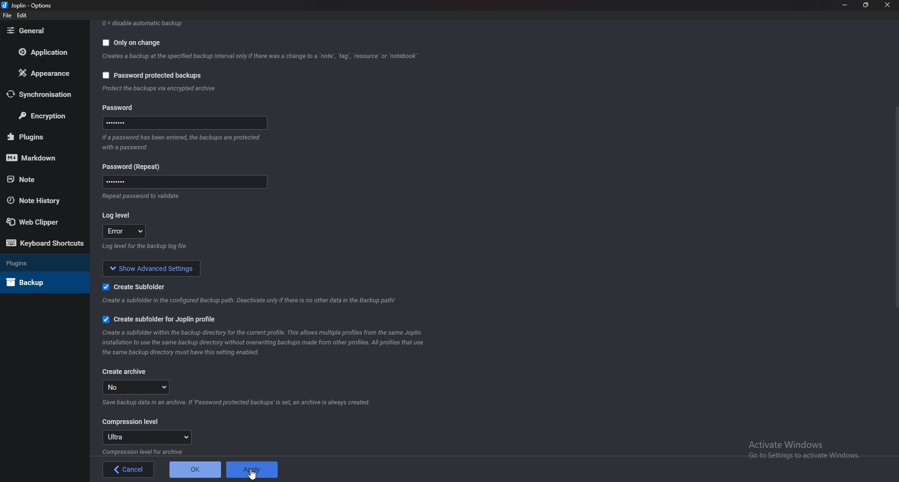 This screenshot has width=899, height=482. I want to click on Create archive, so click(127, 372).